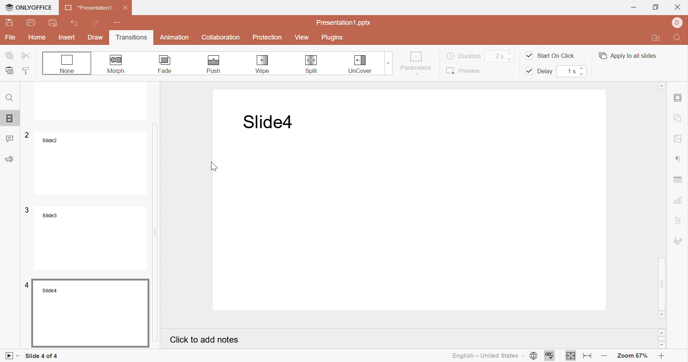  What do you see at coordinates (571, 357) in the screenshot?
I see `Fit to slide` at bounding box center [571, 357].